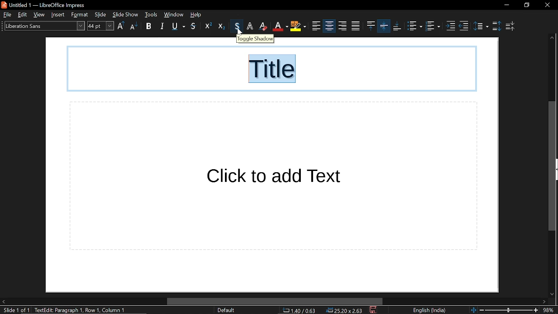  Describe the element at coordinates (434, 27) in the screenshot. I see `toggle ordered list` at that location.